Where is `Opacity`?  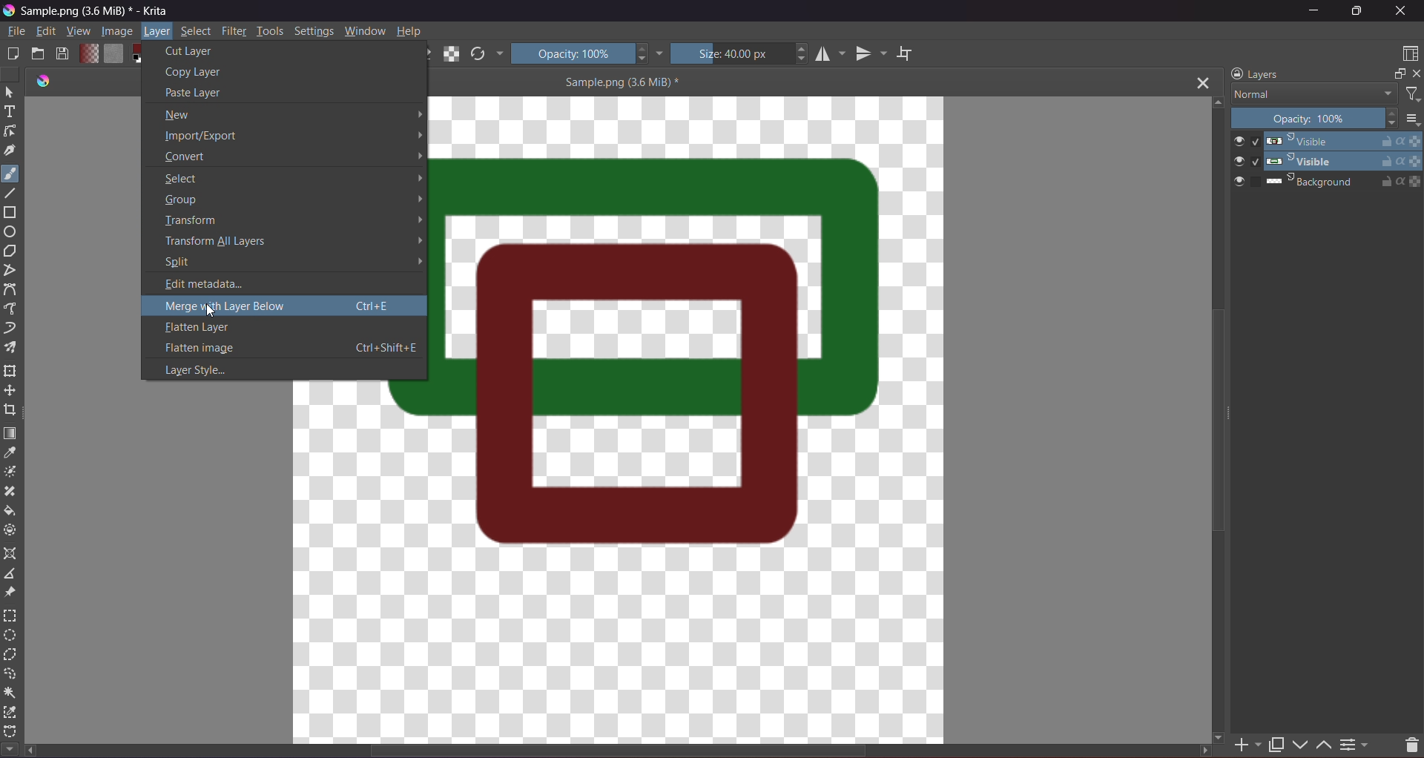
Opacity is located at coordinates (581, 53).